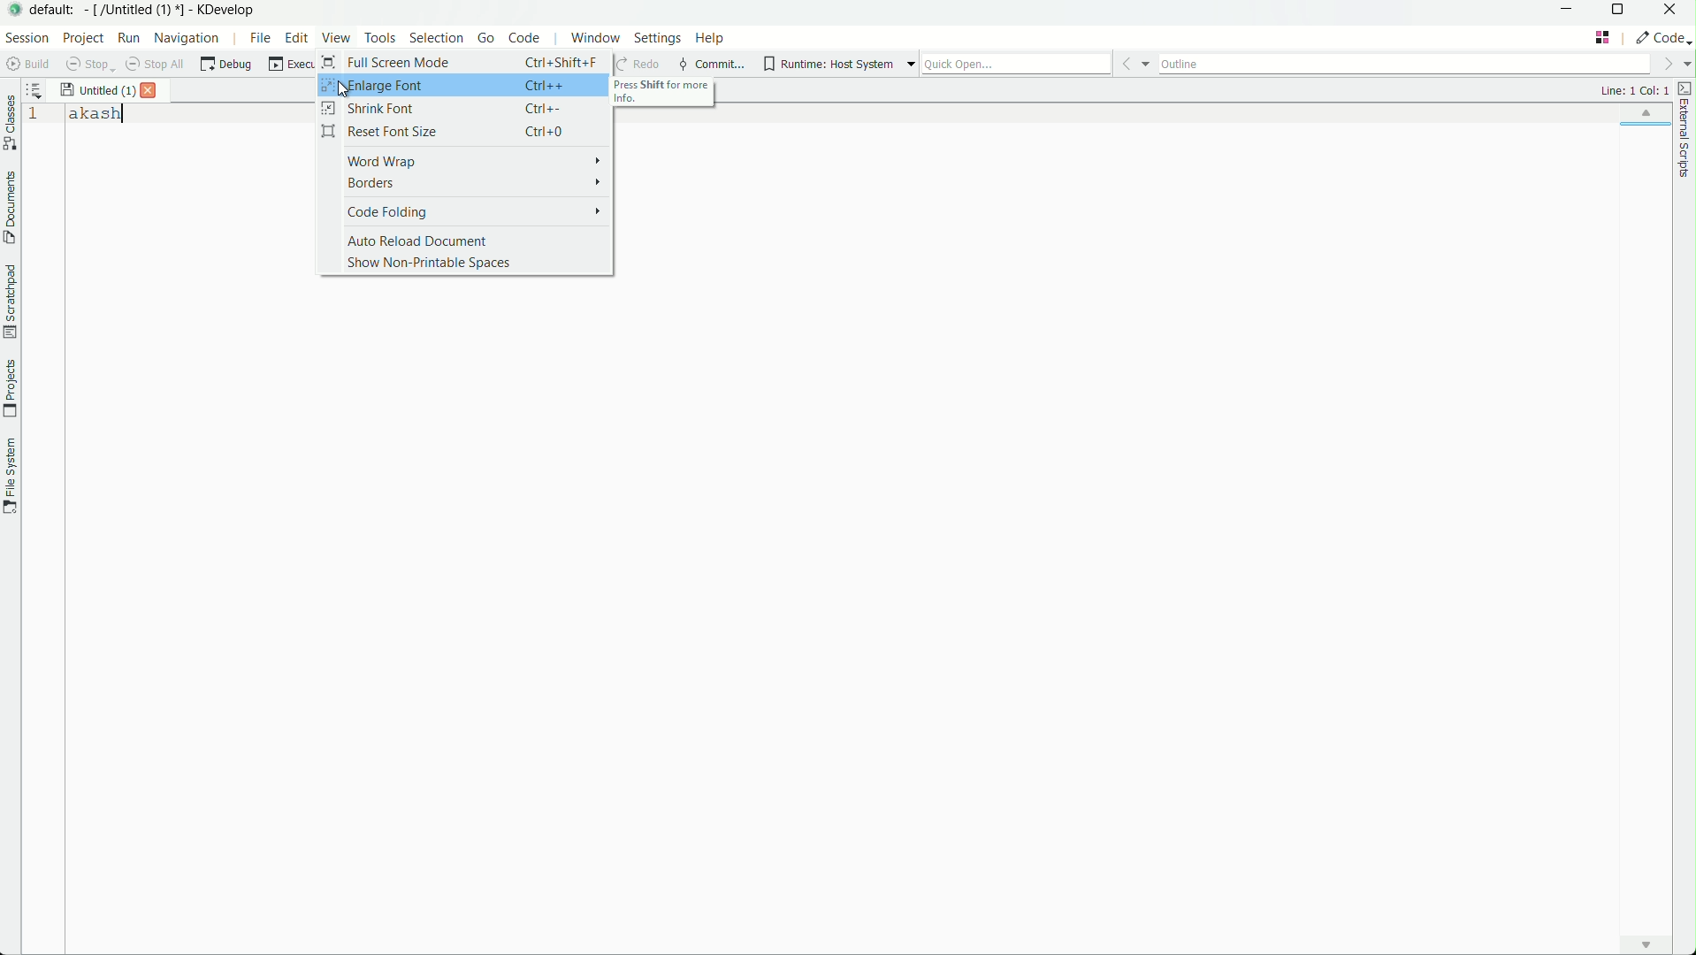  What do you see at coordinates (53, 11) in the screenshot?
I see `default` at bounding box center [53, 11].